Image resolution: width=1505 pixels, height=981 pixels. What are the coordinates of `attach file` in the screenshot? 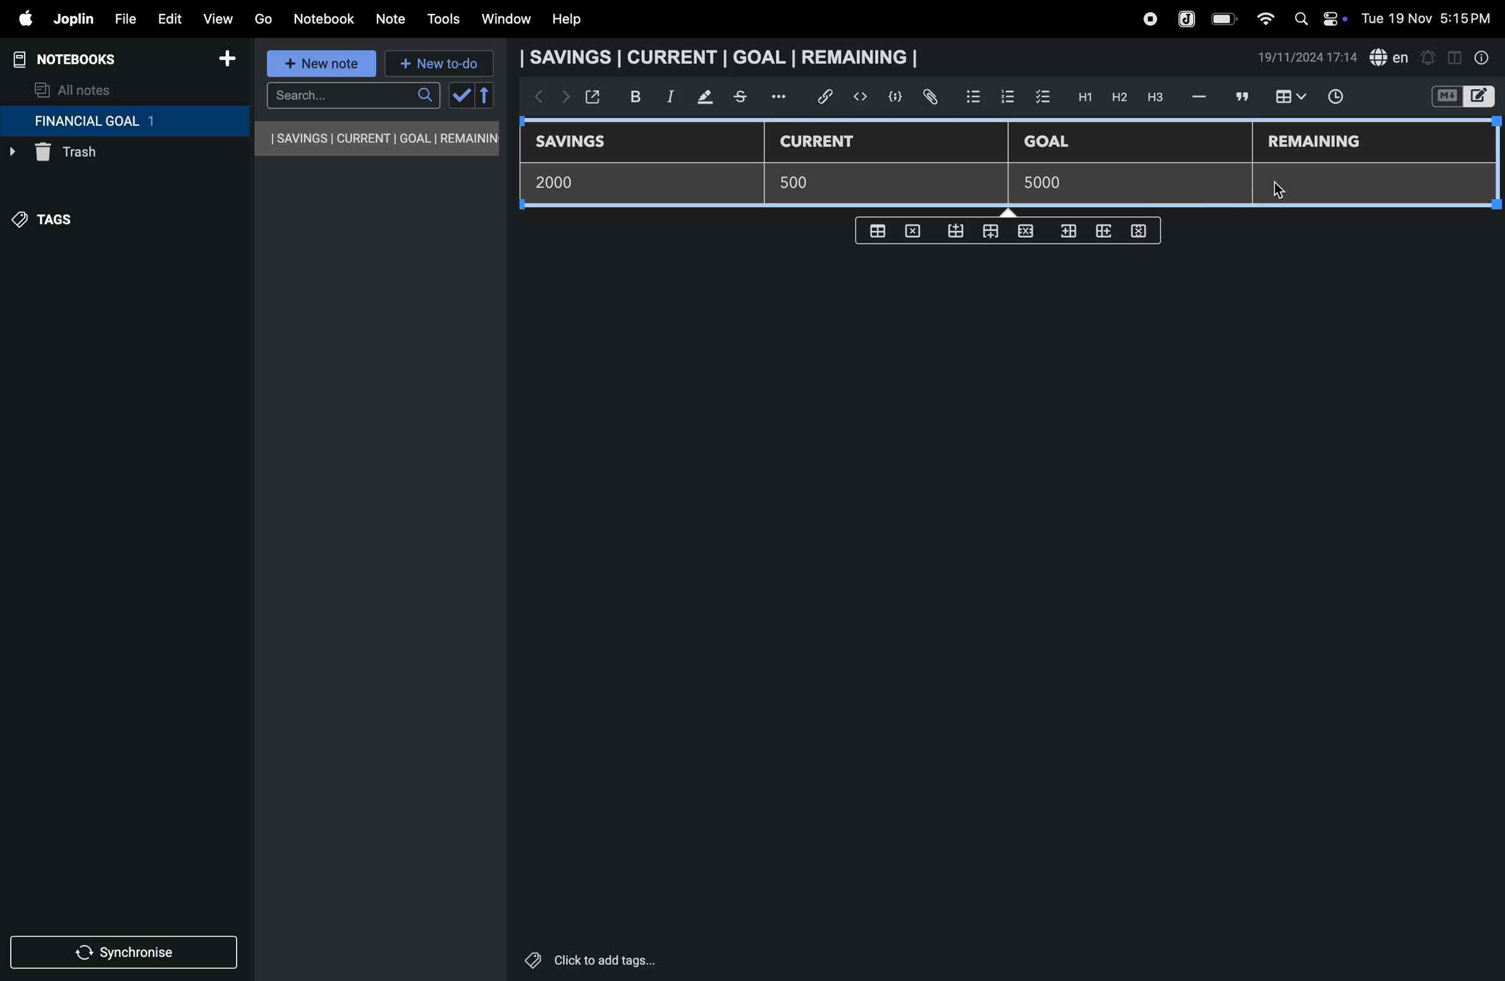 It's located at (929, 97).